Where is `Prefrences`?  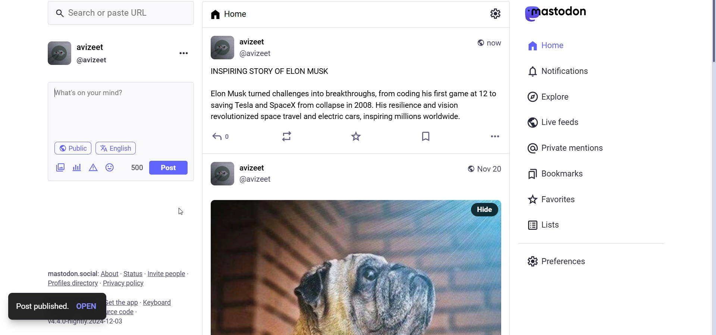 Prefrences is located at coordinates (565, 261).